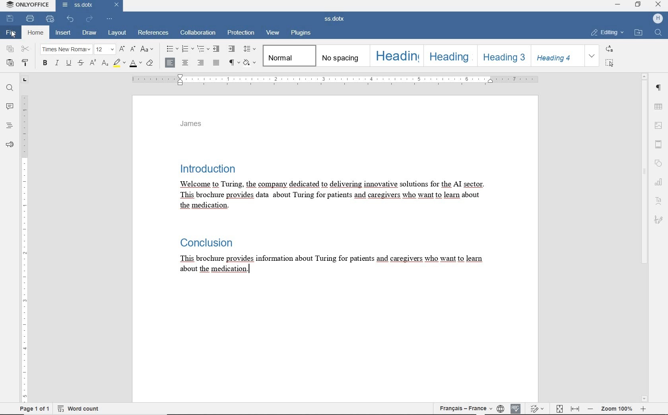  What do you see at coordinates (336, 19) in the screenshot?
I see `DOCUMENT NAME` at bounding box center [336, 19].